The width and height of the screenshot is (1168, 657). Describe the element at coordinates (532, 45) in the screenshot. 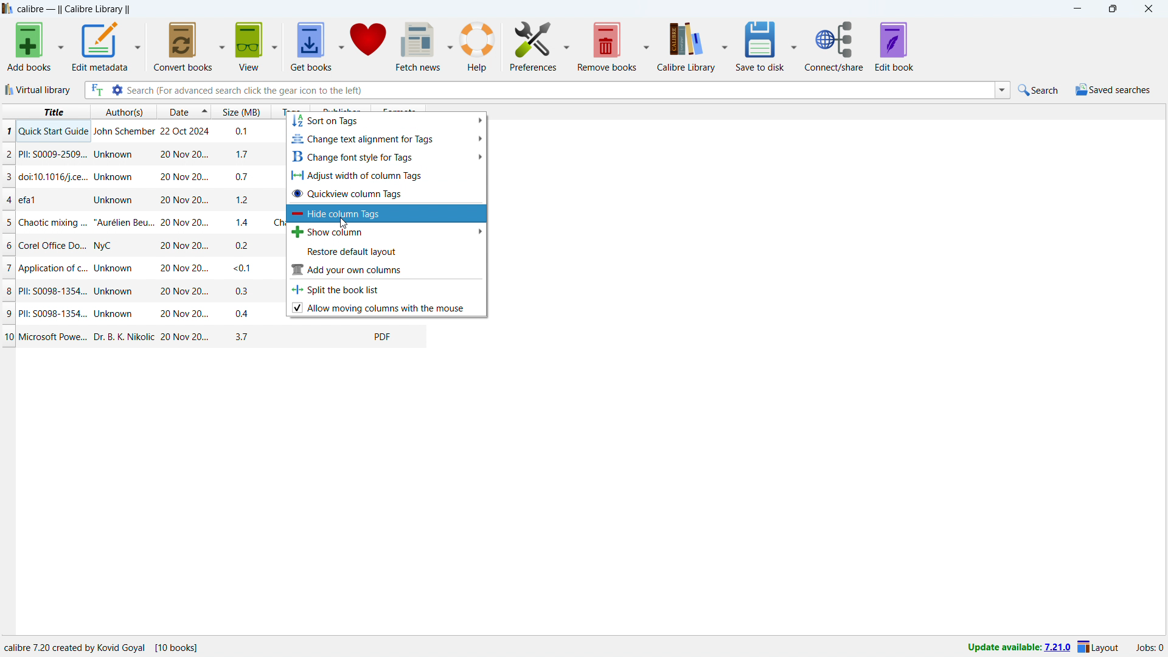

I see `remove books` at that location.